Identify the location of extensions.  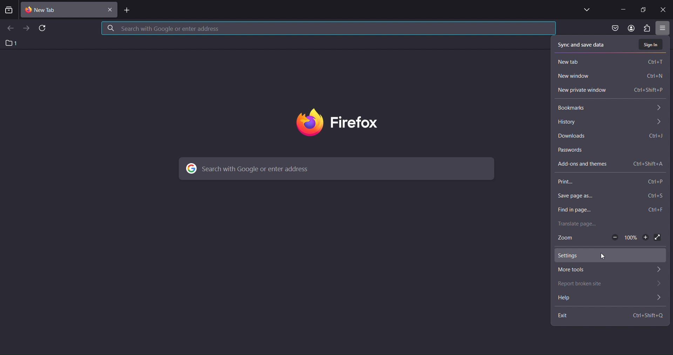
(647, 29).